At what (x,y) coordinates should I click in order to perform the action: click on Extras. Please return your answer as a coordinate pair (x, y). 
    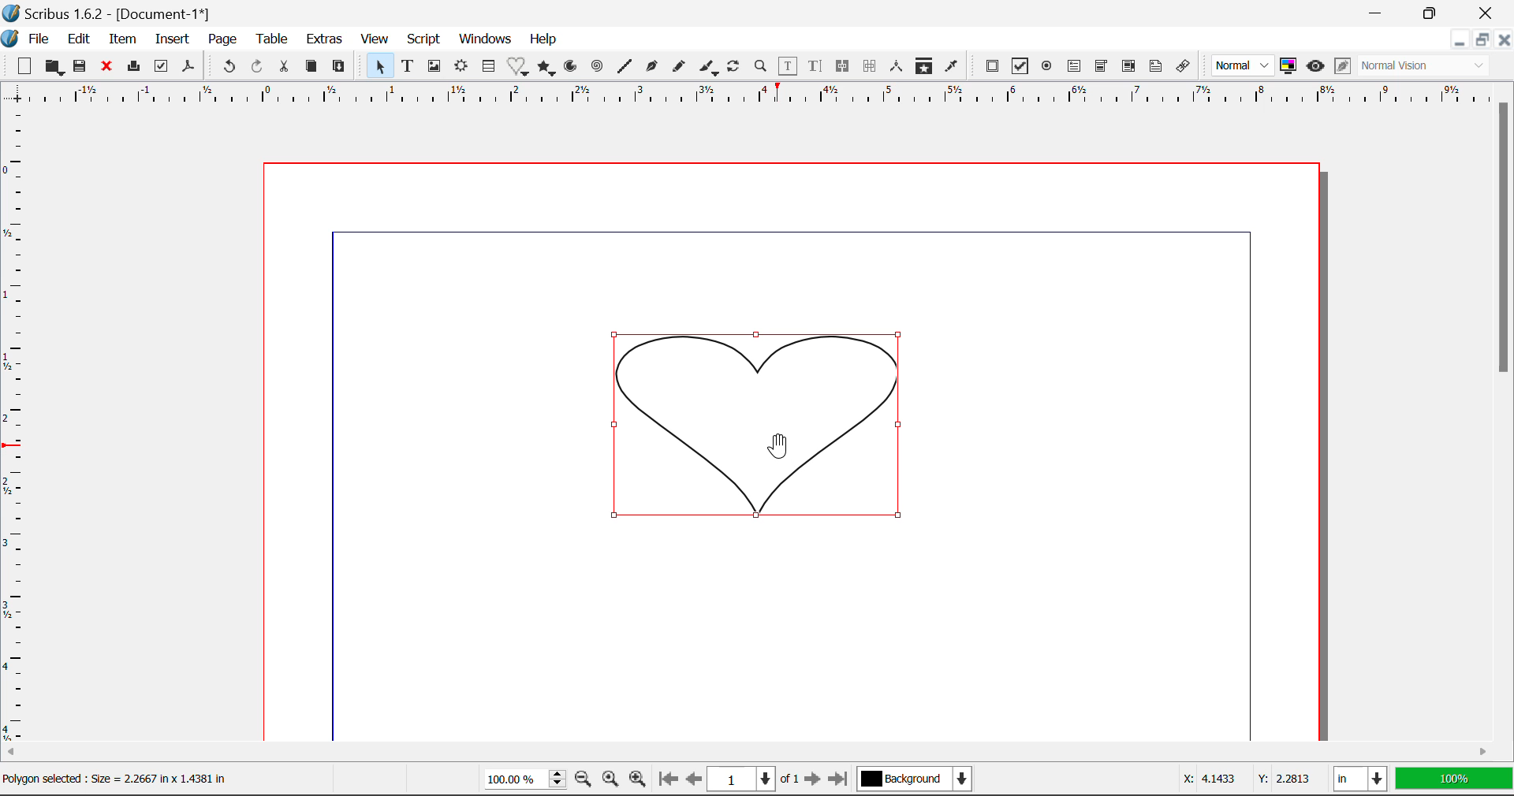
    Looking at the image, I should click on (327, 40).